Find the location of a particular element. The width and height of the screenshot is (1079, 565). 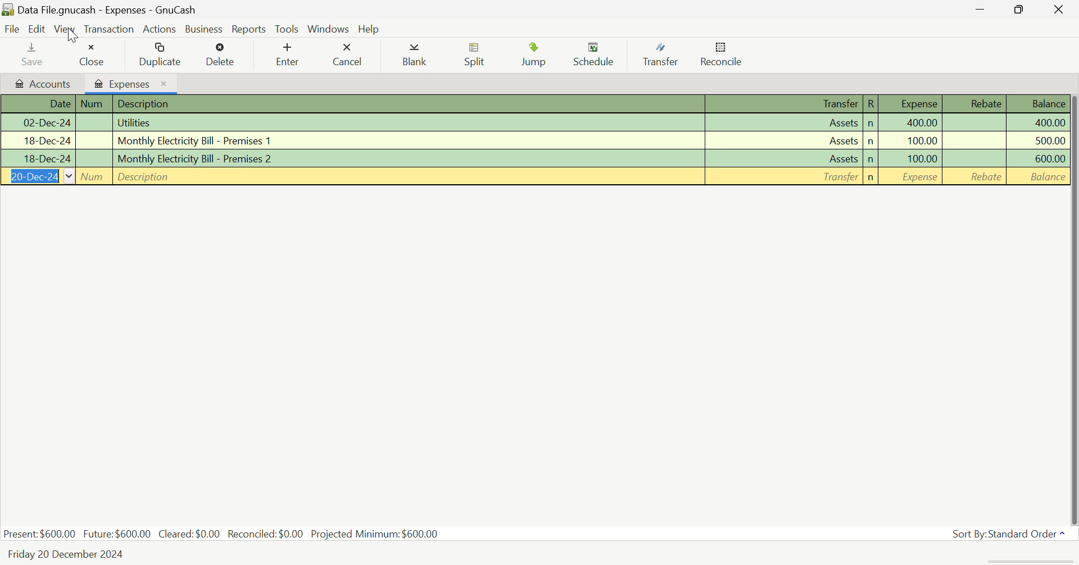

Reports is located at coordinates (248, 28).